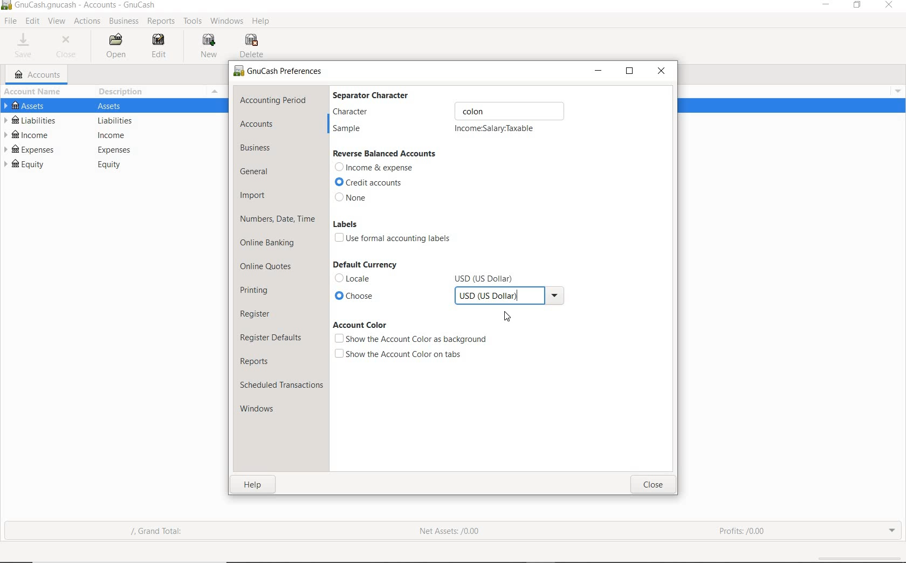  What do you see at coordinates (448, 112) in the screenshot?
I see `character` at bounding box center [448, 112].